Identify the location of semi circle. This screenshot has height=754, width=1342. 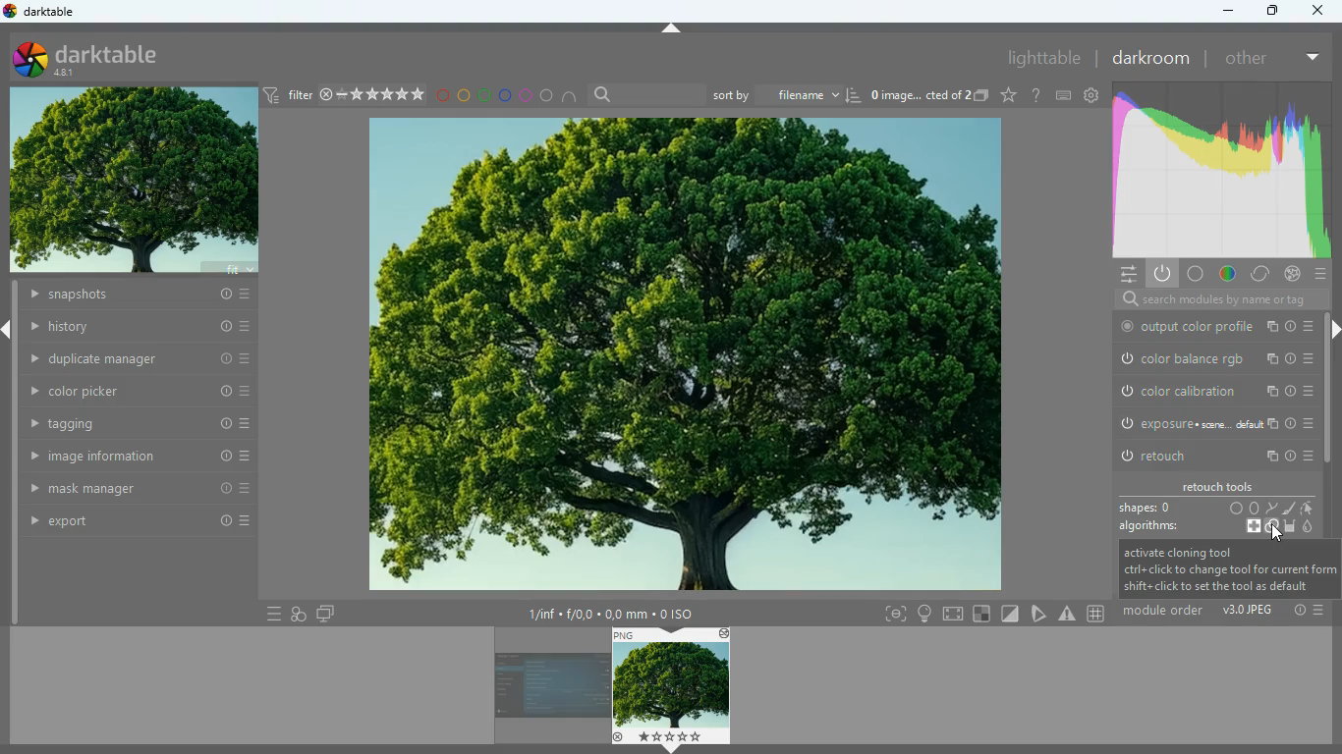
(571, 95).